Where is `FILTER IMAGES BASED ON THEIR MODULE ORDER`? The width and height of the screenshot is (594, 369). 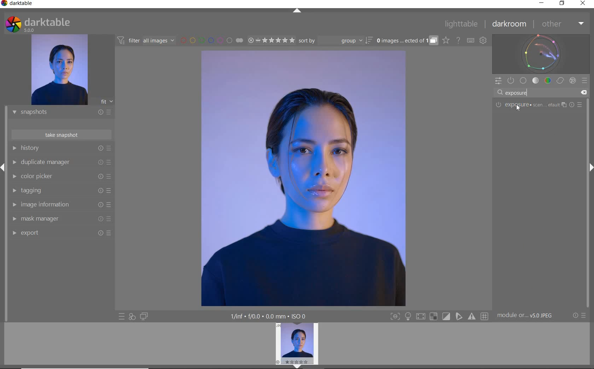
FILTER IMAGES BASED ON THEIR MODULE ORDER is located at coordinates (146, 42).